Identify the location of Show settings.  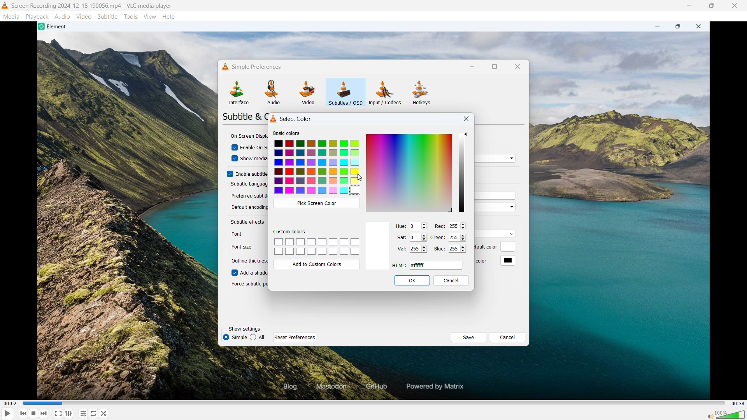
(244, 329).